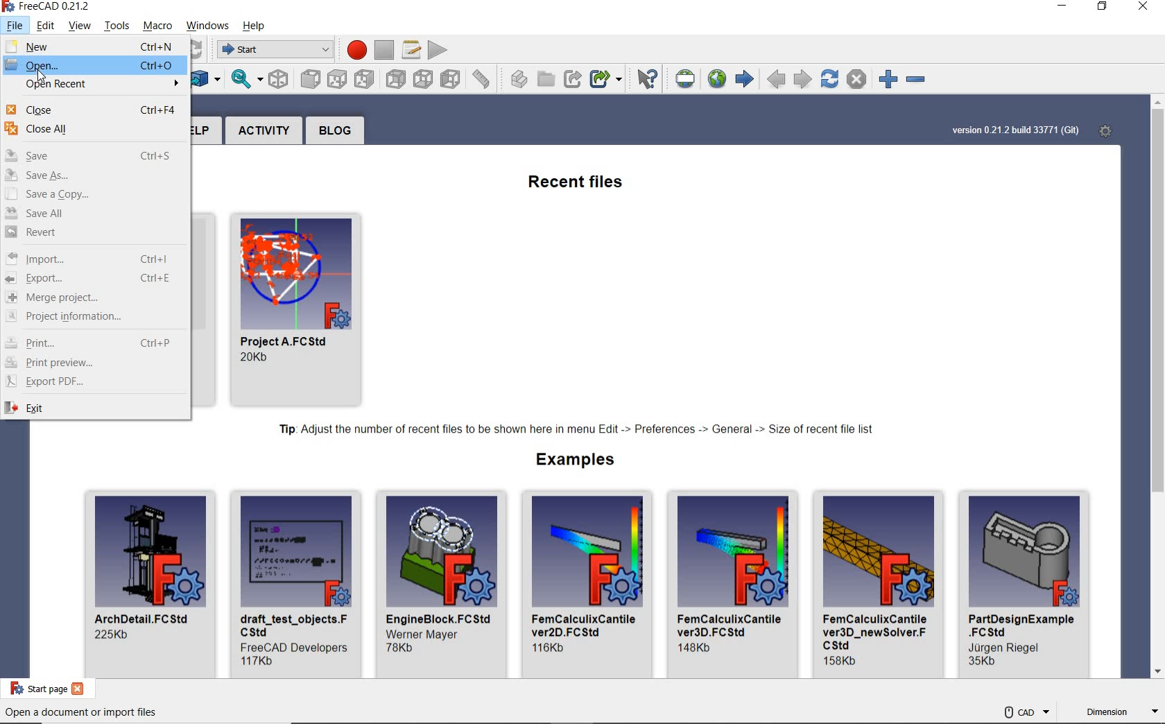 The height and width of the screenshot is (724, 1165). Describe the element at coordinates (81, 713) in the screenshot. I see `open a document or import files` at that location.